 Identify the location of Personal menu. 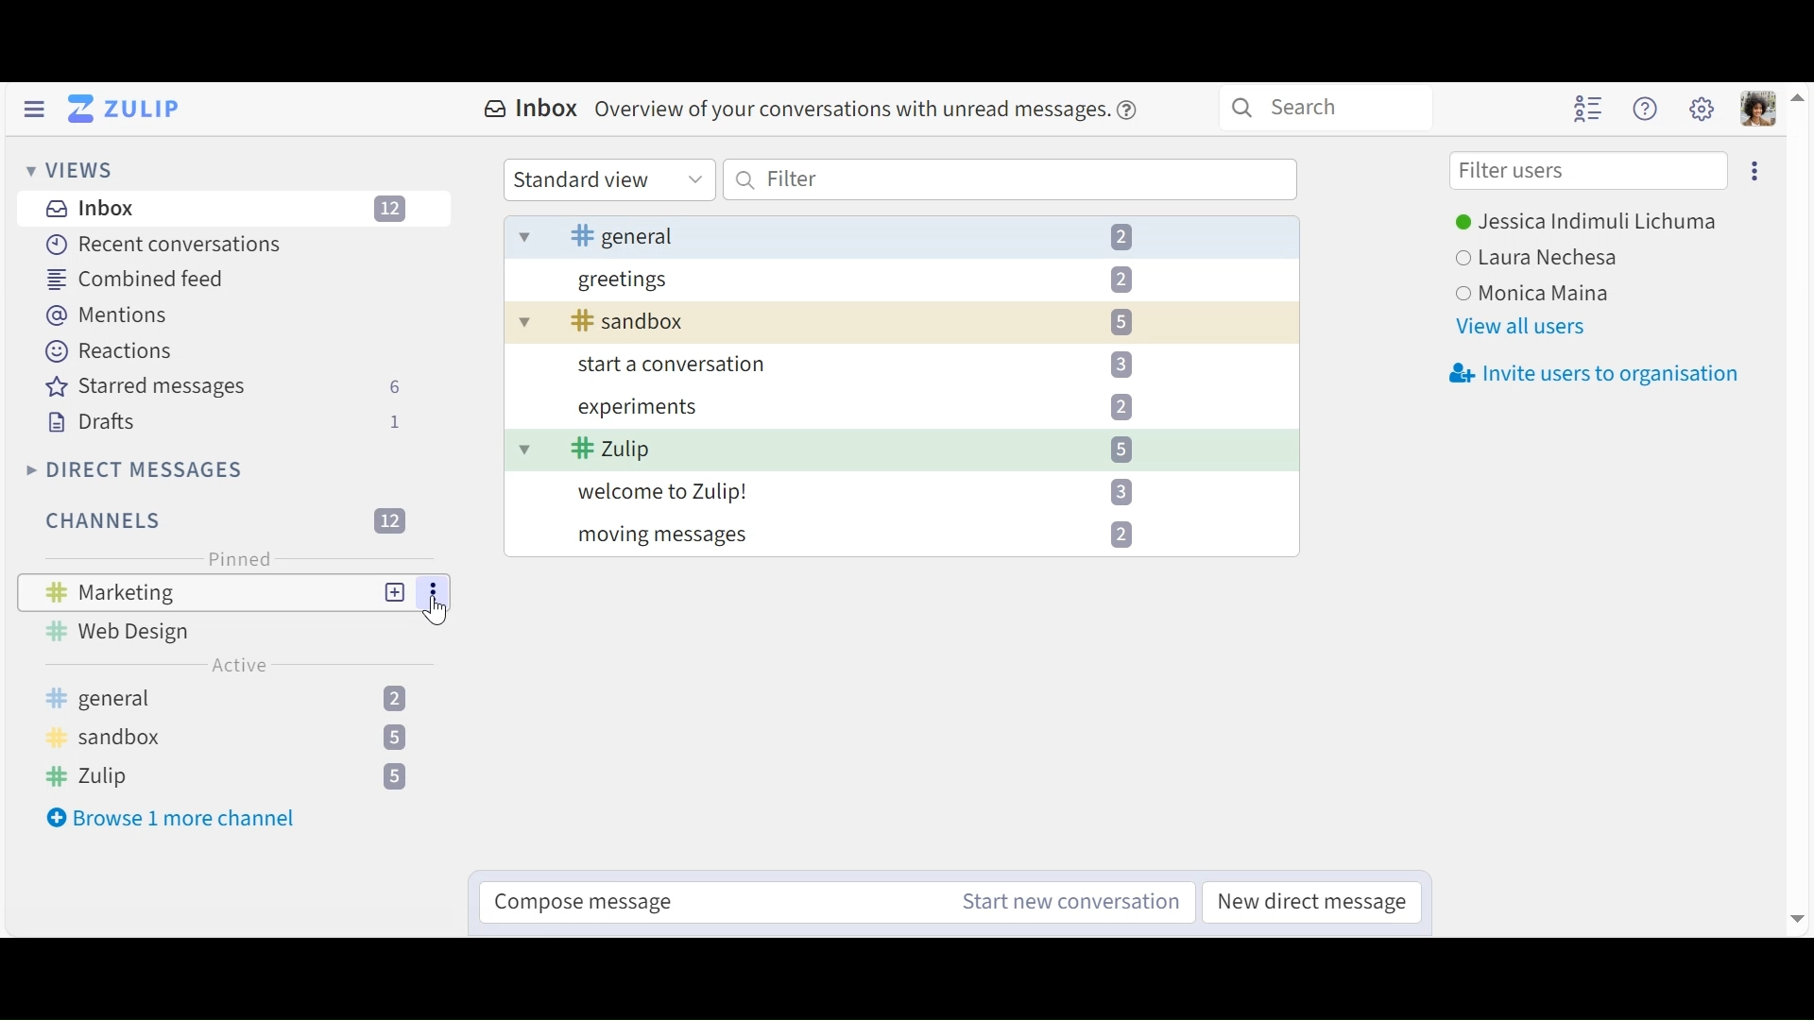
(1760, 110).